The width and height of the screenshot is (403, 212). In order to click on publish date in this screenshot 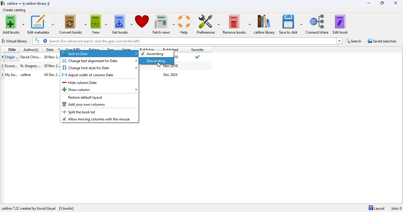, I will do `click(171, 66)`.